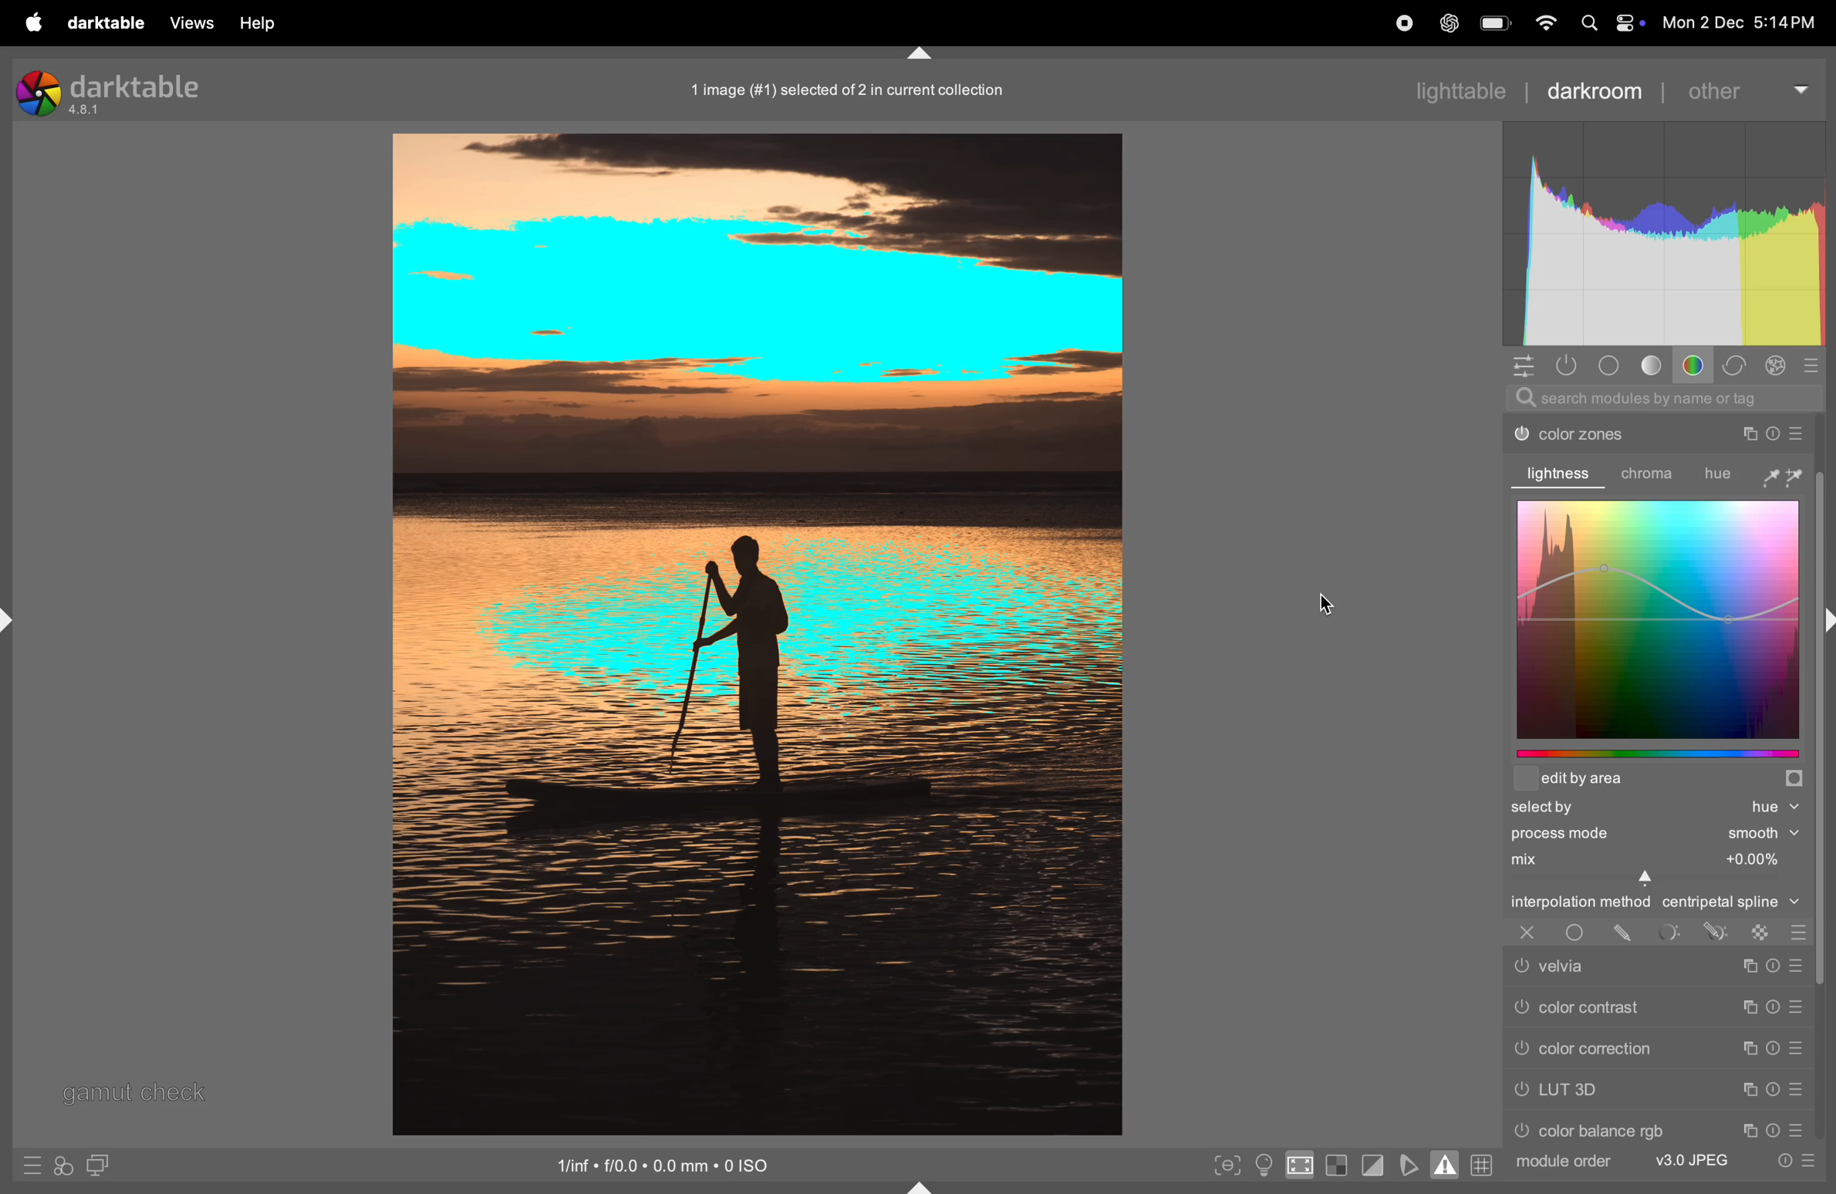 Image resolution: width=1836 pixels, height=1194 pixels. Describe the element at coordinates (1659, 781) in the screenshot. I see `edit area` at that location.